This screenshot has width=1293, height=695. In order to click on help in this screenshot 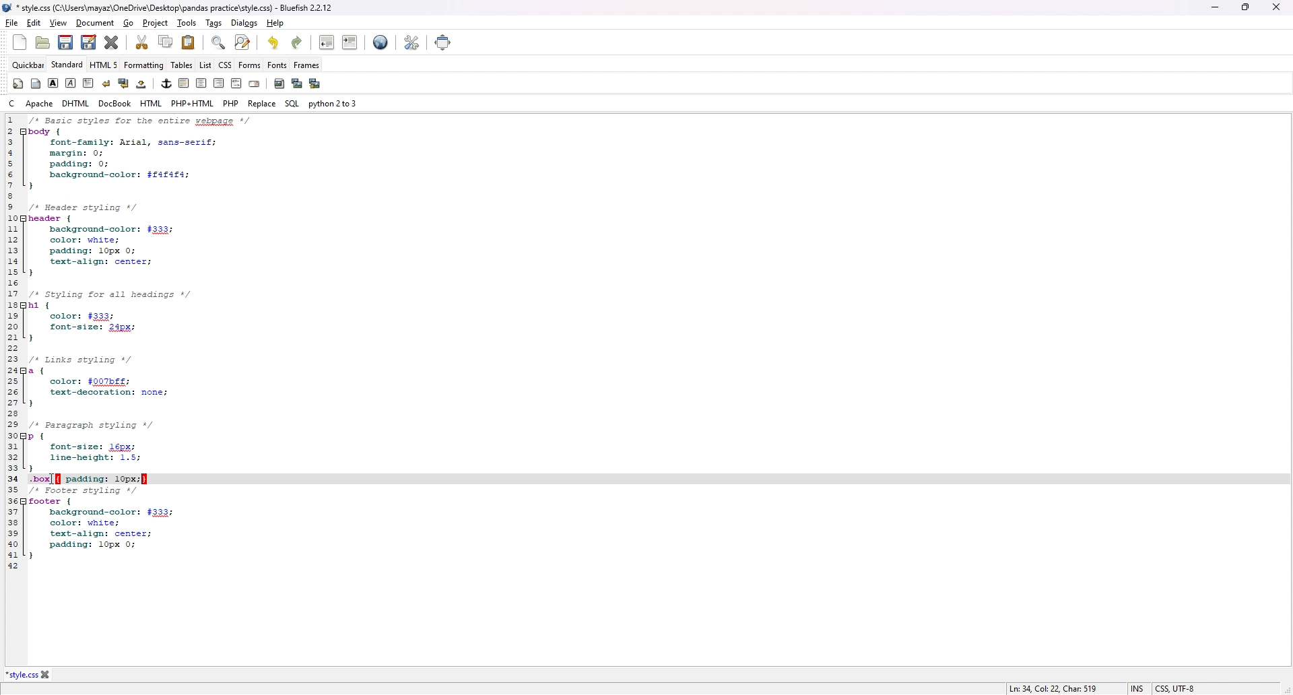, I will do `click(276, 23)`.